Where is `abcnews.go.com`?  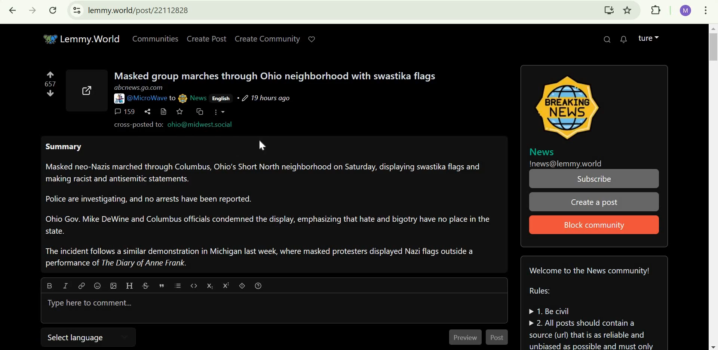 abcnews.go.com is located at coordinates (139, 88).